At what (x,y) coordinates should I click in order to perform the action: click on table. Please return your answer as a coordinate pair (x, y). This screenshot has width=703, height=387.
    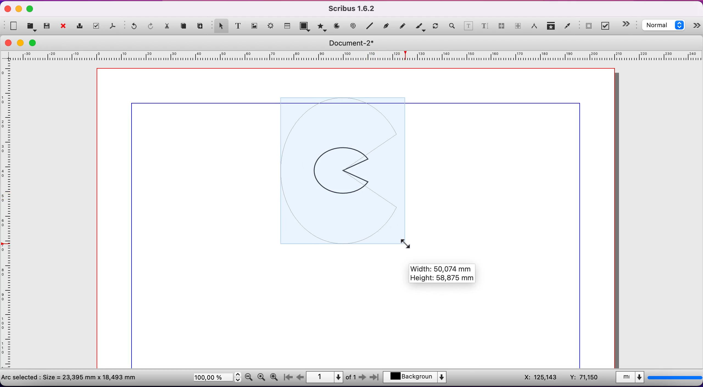
    Looking at the image, I should click on (288, 25).